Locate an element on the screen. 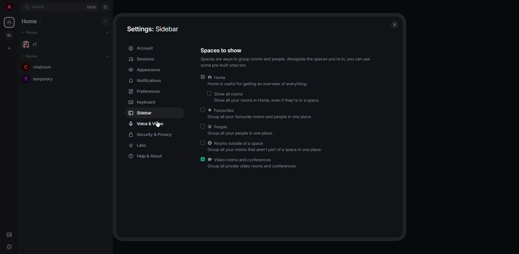  sessions is located at coordinates (143, 59).